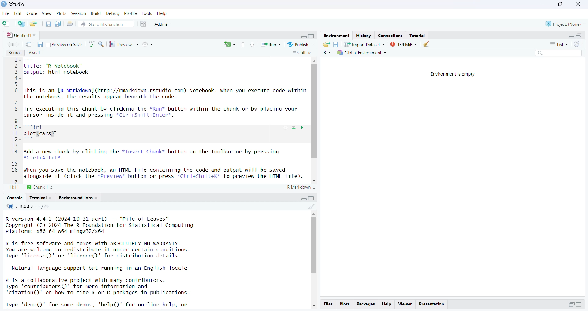 The height and width of the screenshot is (311, 588). Describe the element at coordinates (149, 44) in the screenshot. I see `compile report` at that location.